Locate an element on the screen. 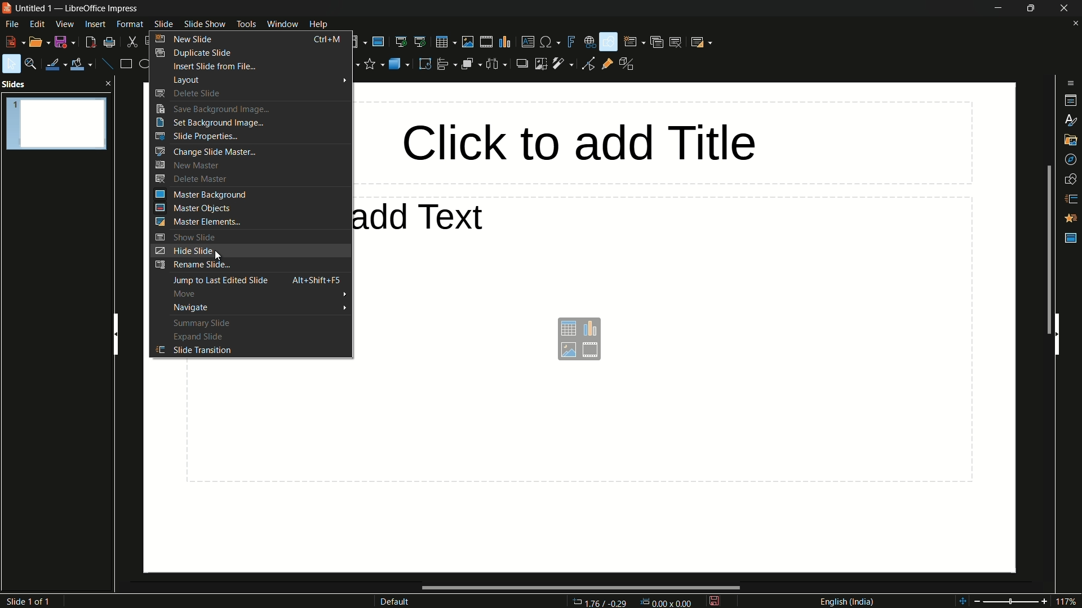  stars and banners is located at coordinates (374, 64).